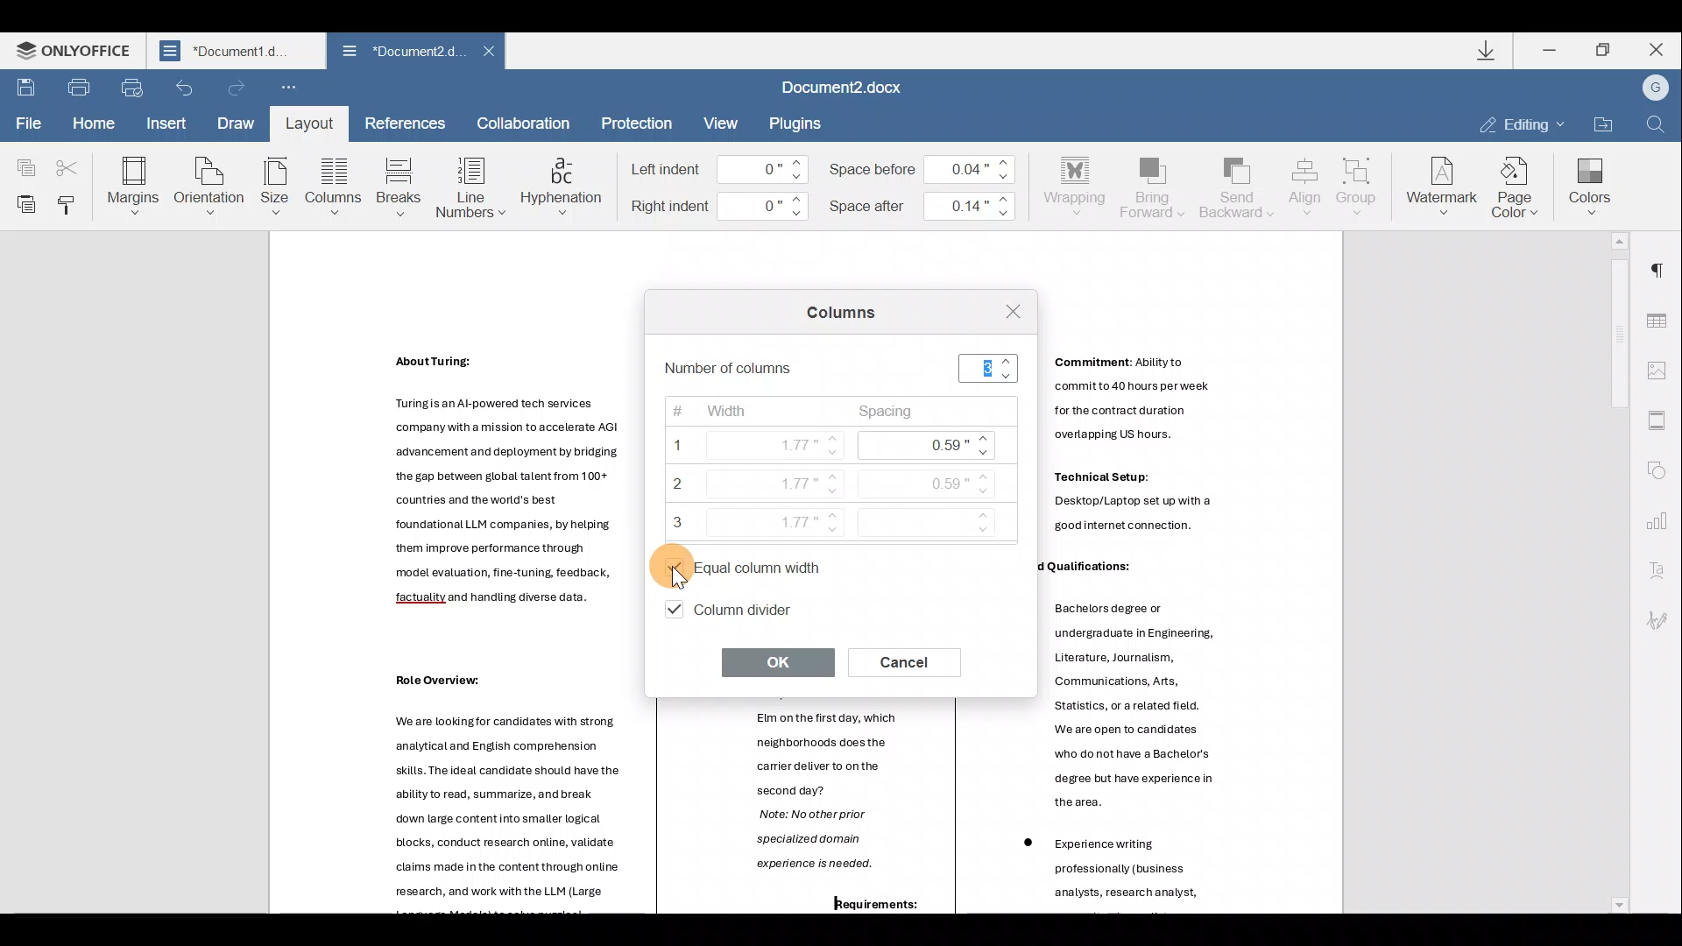  What do you see at coordinates (25, 121) in the screenshot?
I see `File` at bounding box center [25, 121].